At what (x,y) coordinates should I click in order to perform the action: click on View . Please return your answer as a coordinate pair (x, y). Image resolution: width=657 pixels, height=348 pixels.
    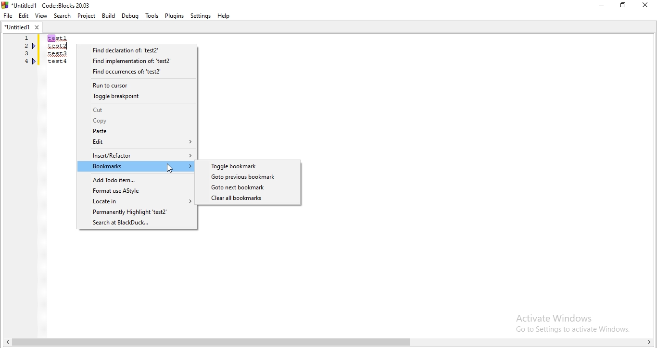
    Looking at the image, I should click on (41, 14).